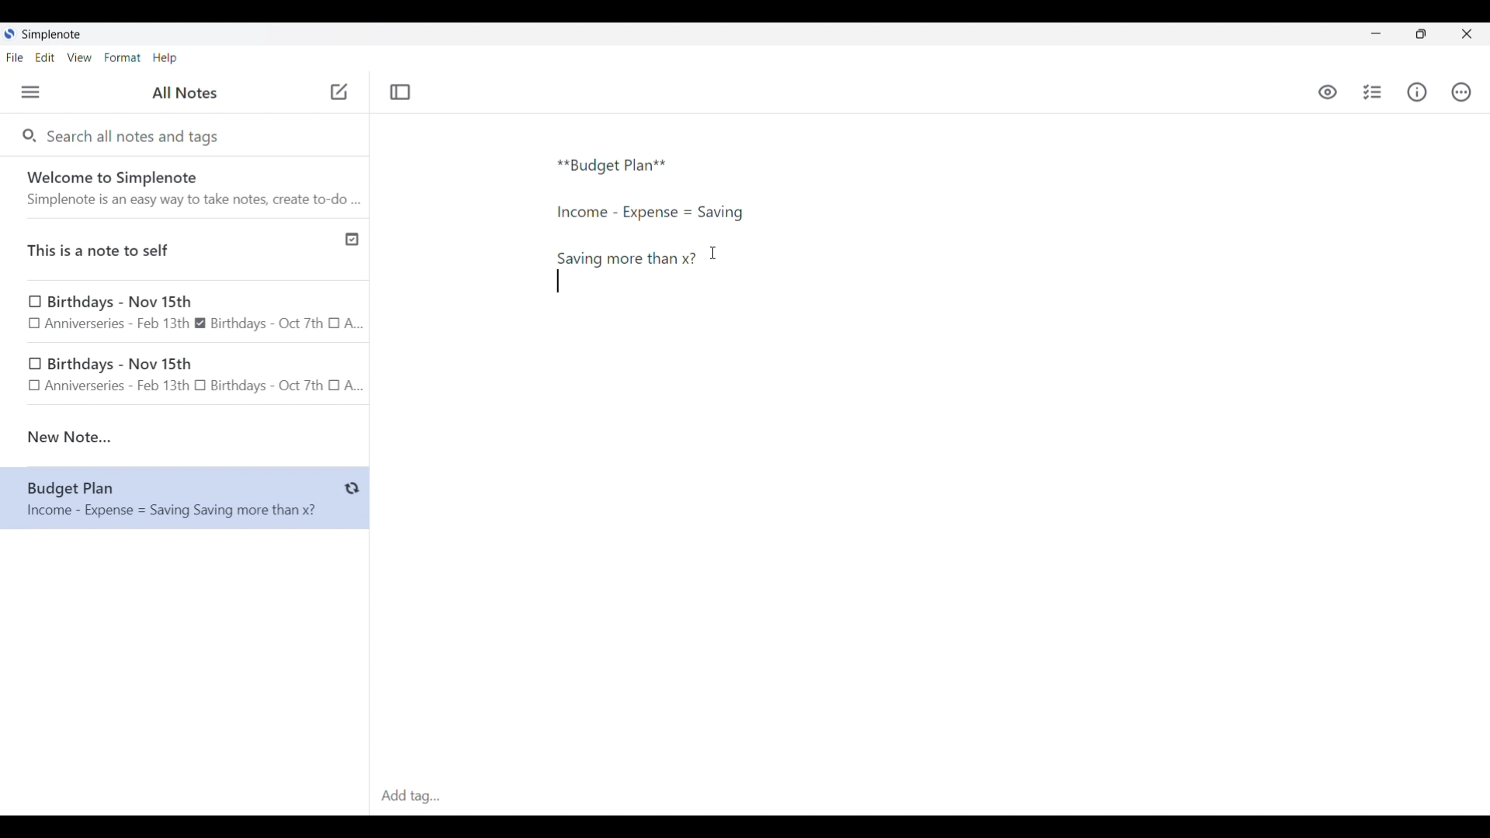 The height and width of the screenshot is (838, 1490). I want to click on View menu, so click(80, 57).